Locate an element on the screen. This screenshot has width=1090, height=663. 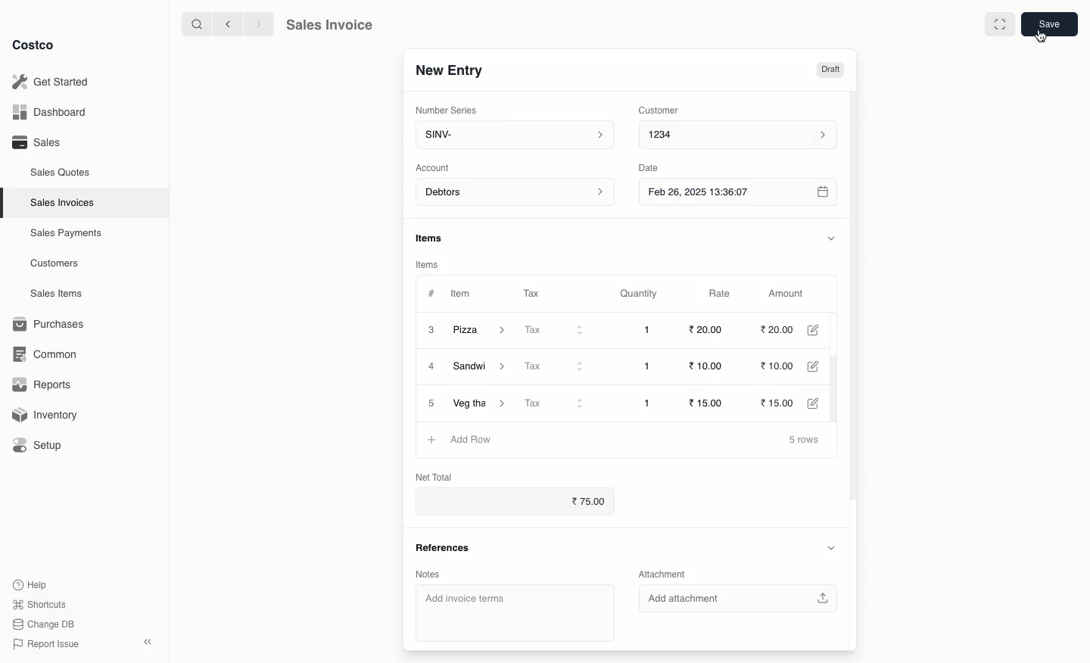
Back is located at coordinates (226, 24).